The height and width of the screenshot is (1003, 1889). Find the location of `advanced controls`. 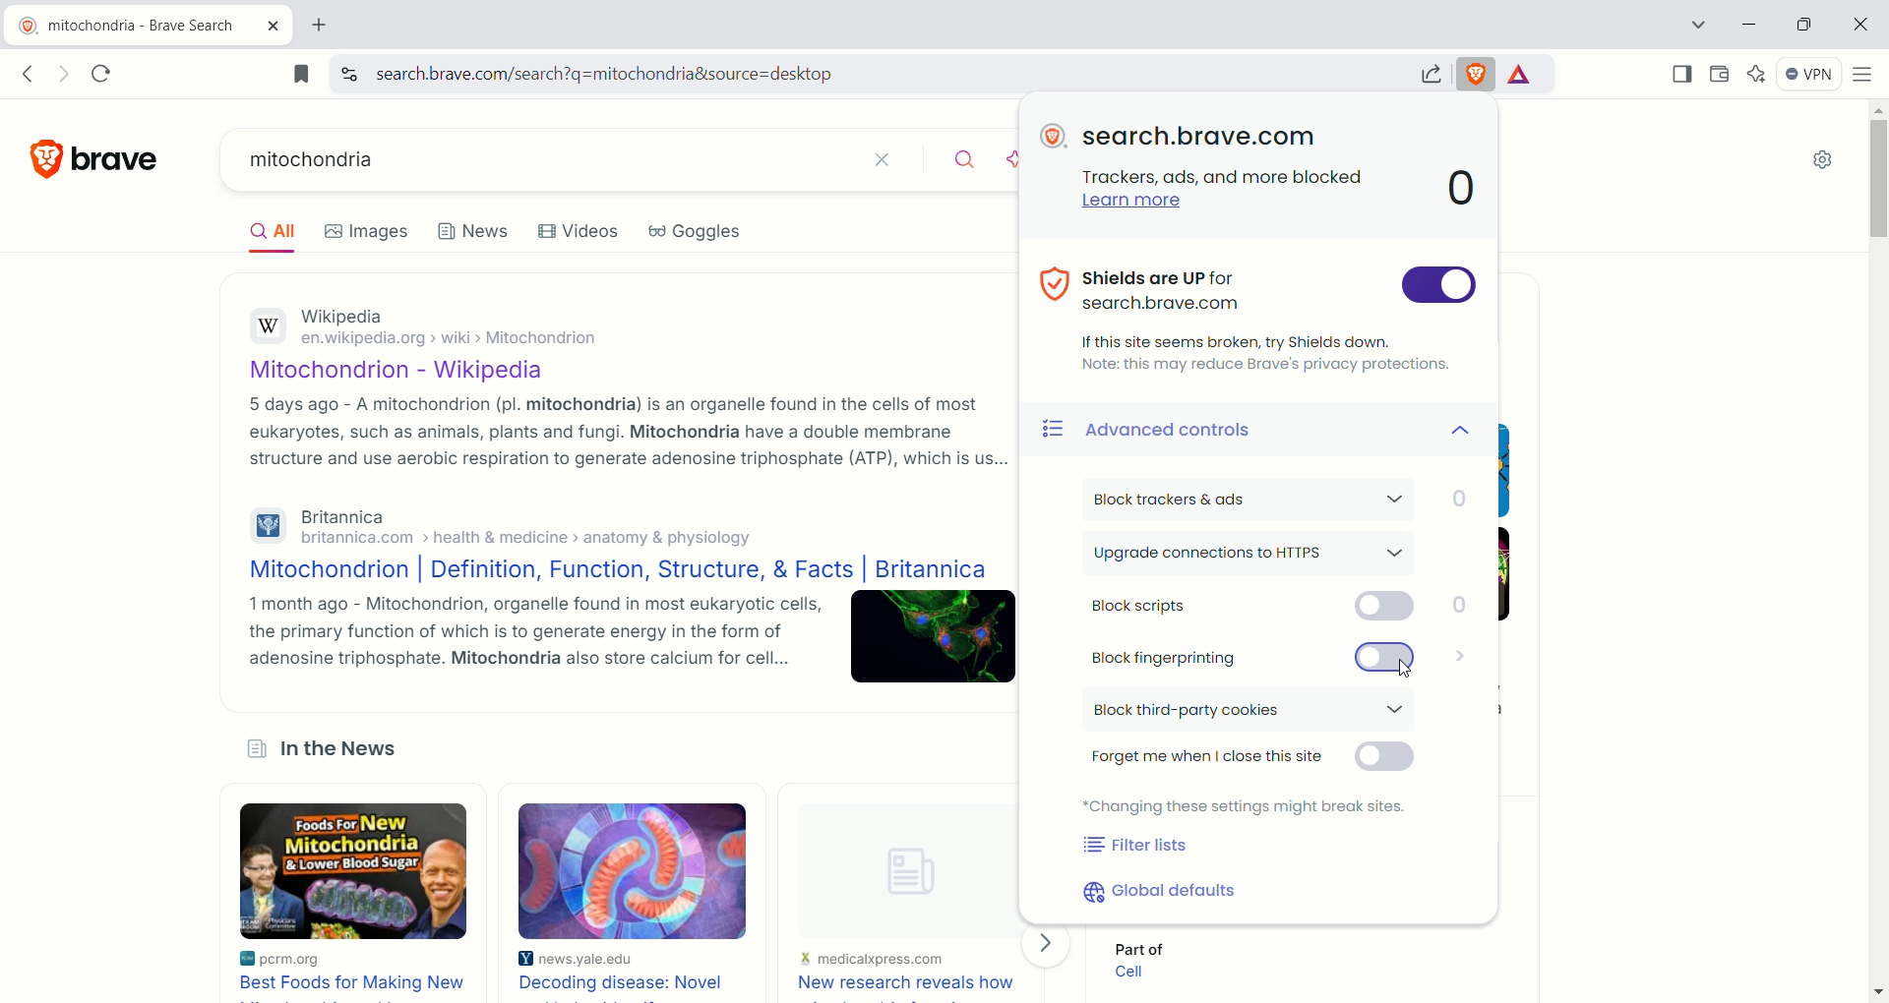

advanced controls is located at coordinates (1267, 430).